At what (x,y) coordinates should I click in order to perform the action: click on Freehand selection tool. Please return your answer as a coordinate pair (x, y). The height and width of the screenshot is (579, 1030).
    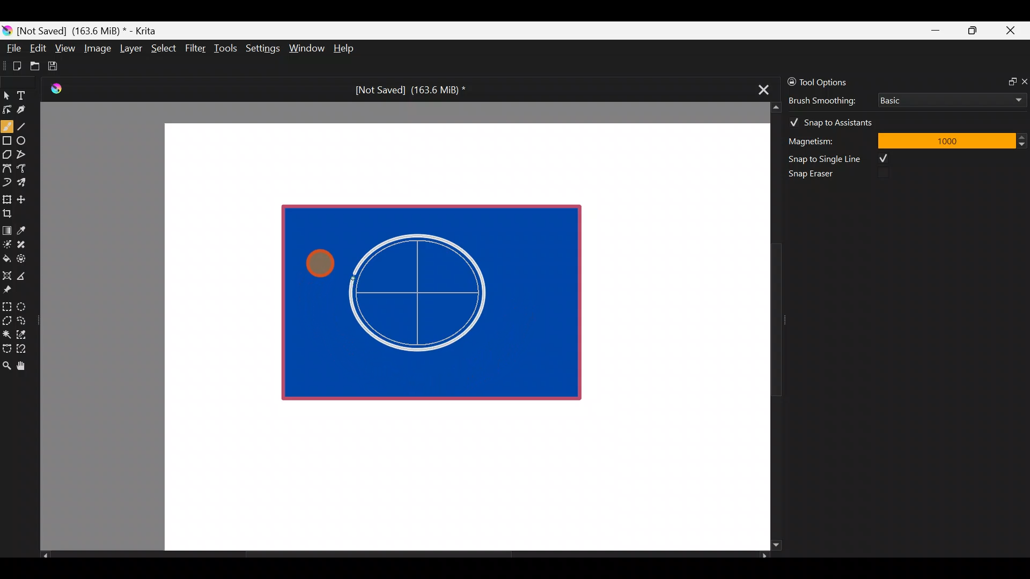
    Looking at the image, I should click on (24, 320).